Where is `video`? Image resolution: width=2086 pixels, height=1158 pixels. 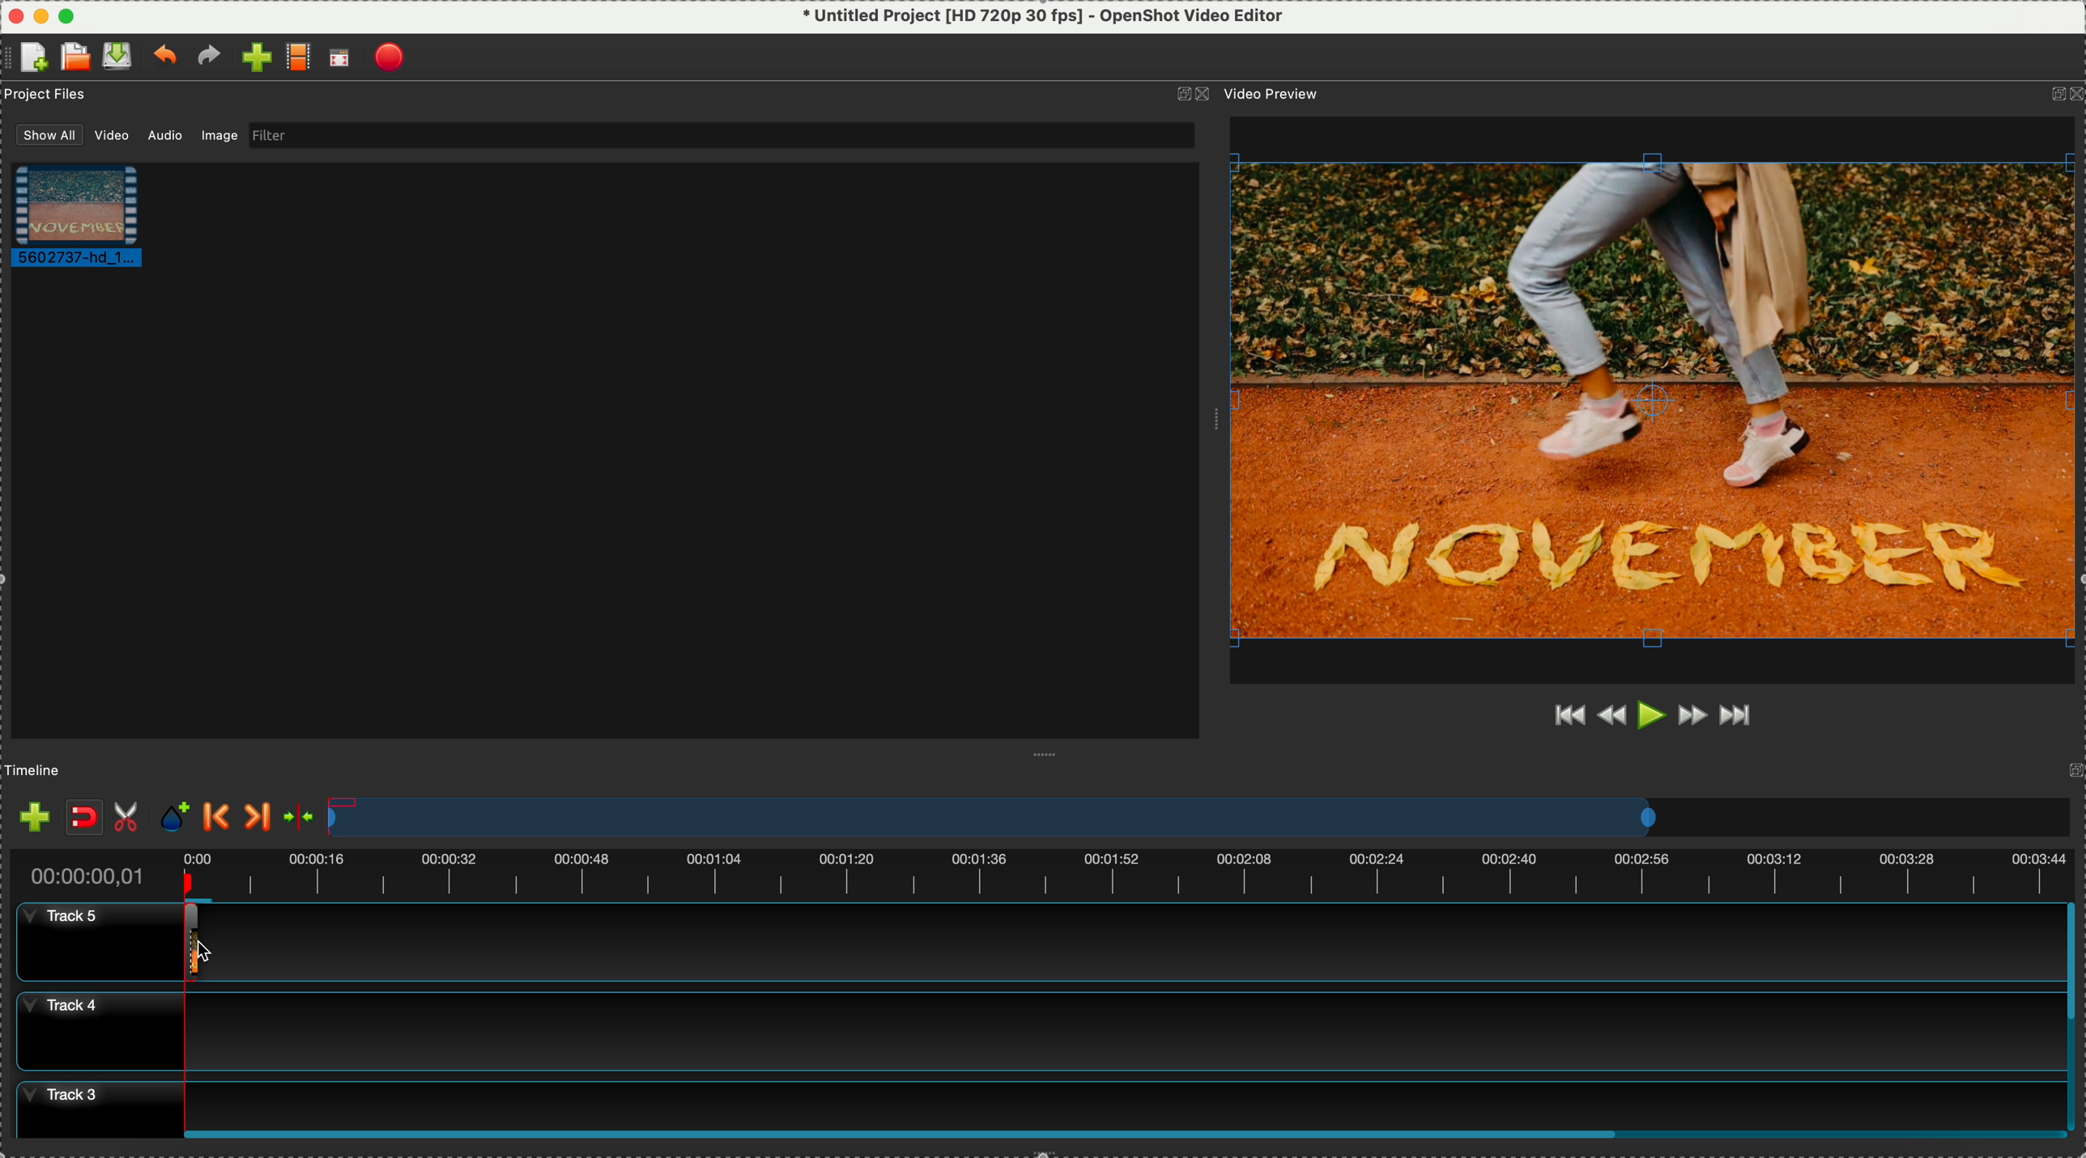 video is located at coordinates (109, 136).